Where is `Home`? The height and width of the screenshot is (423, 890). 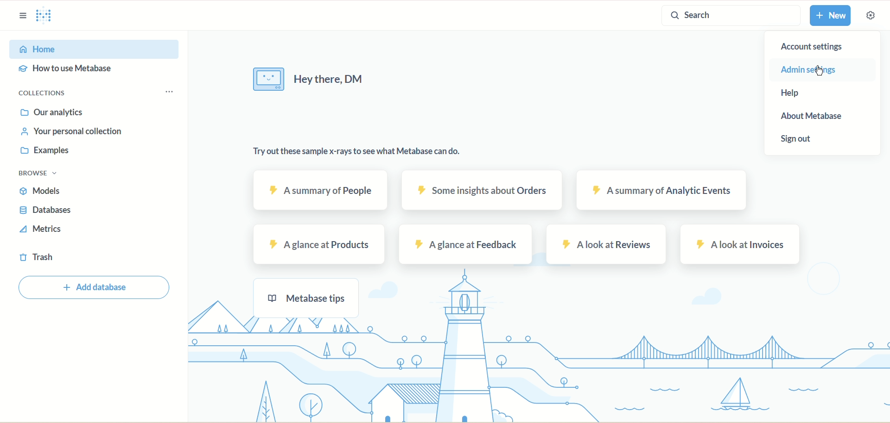 Home is located at coordinates (76, 49).